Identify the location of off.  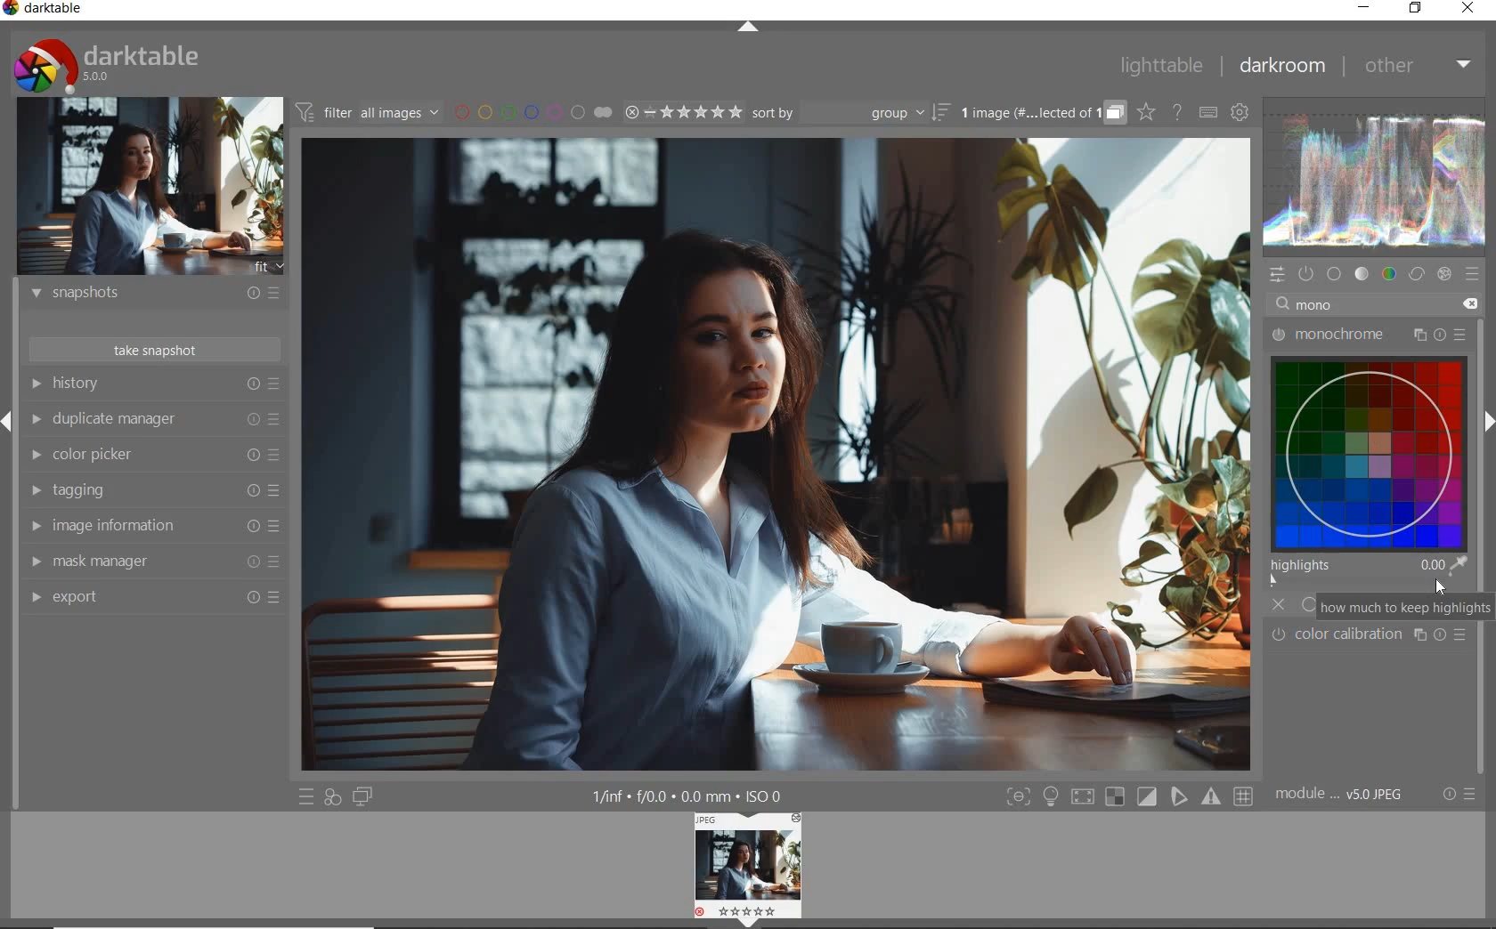
(1280, 604).